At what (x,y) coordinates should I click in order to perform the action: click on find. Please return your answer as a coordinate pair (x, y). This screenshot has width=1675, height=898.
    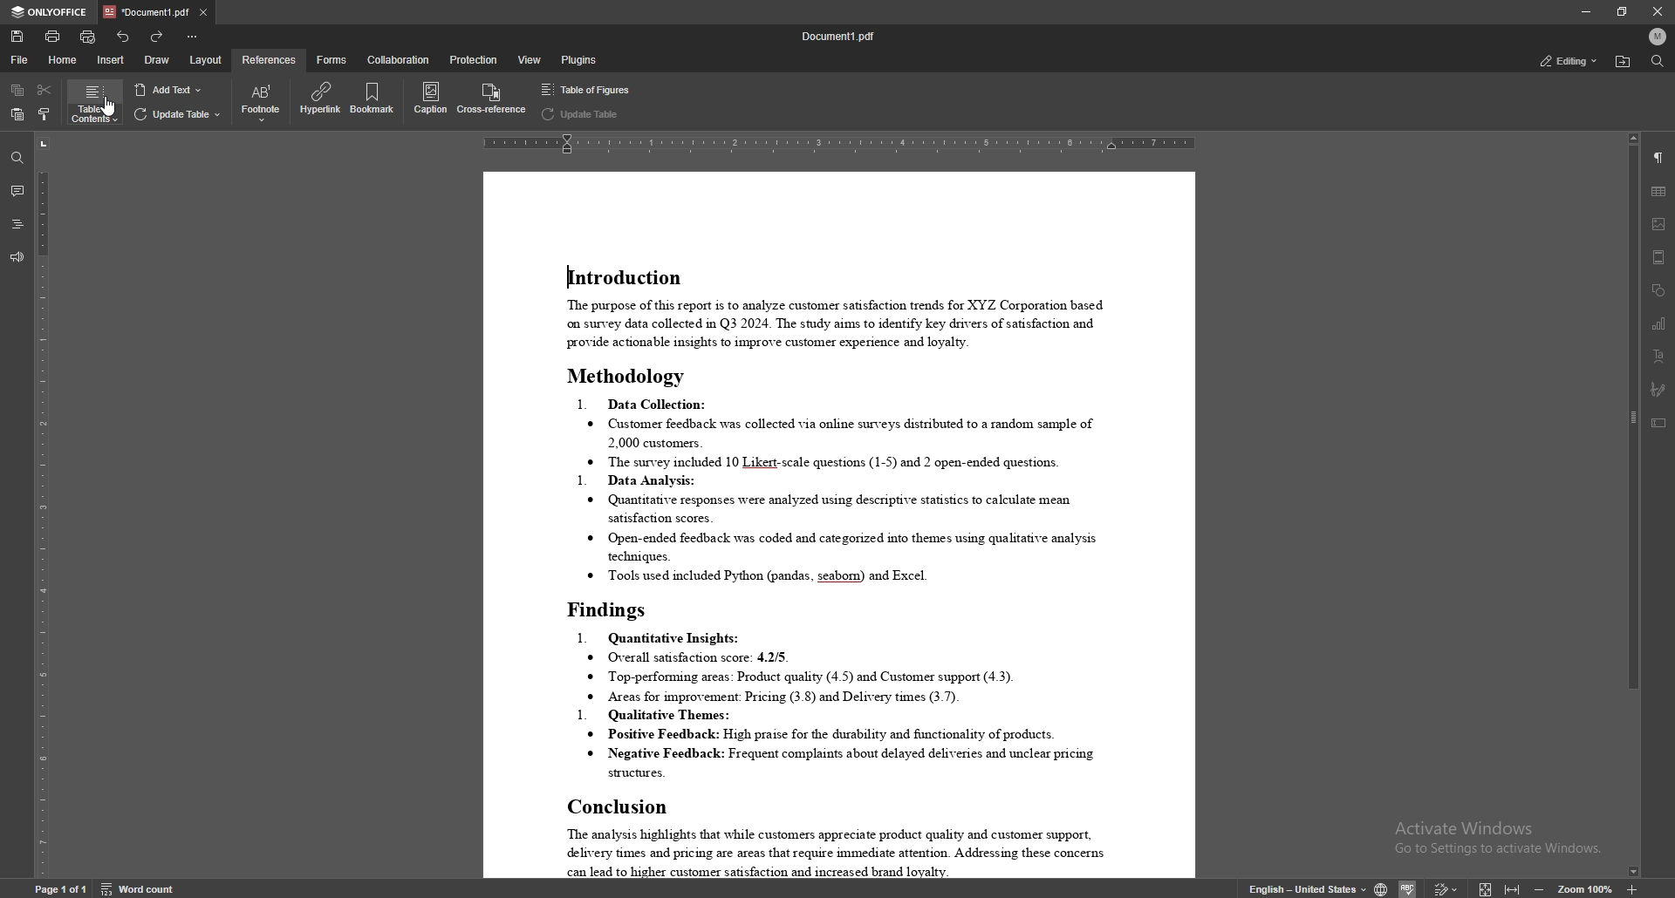
    Looking at the image, I should click on (1658, 61).